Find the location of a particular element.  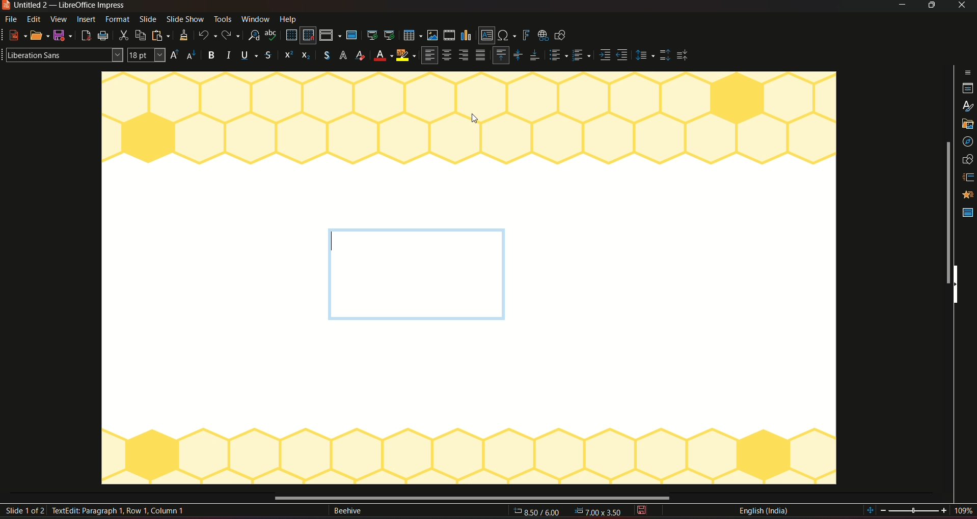

Master slide is located at coordinates (967, 213).